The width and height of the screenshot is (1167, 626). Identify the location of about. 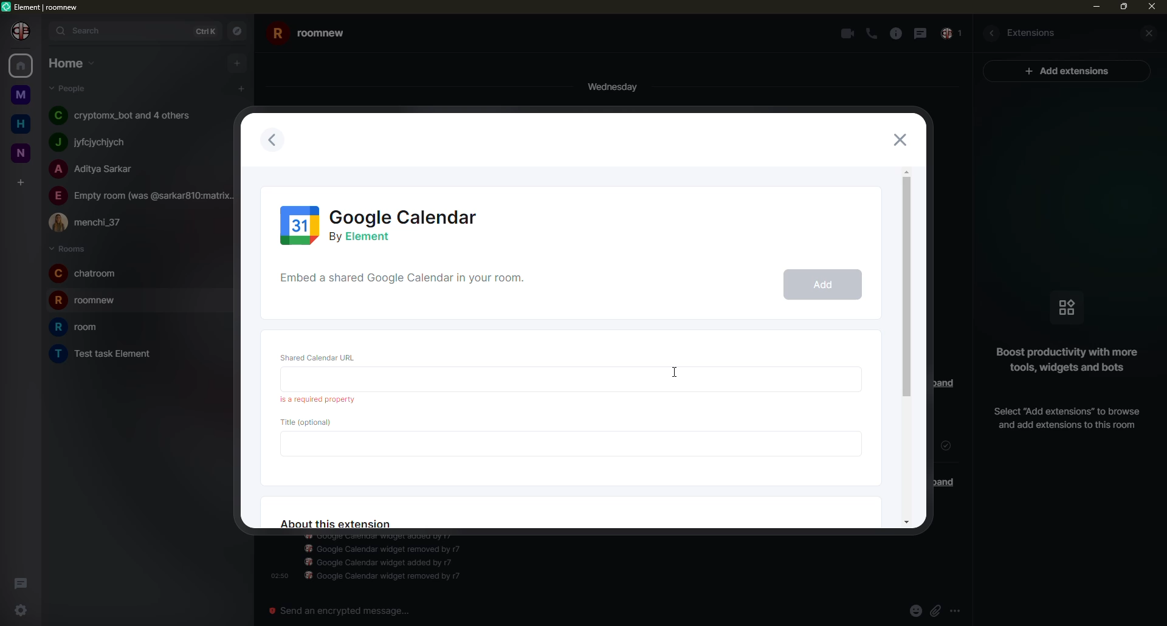
(336, 524).